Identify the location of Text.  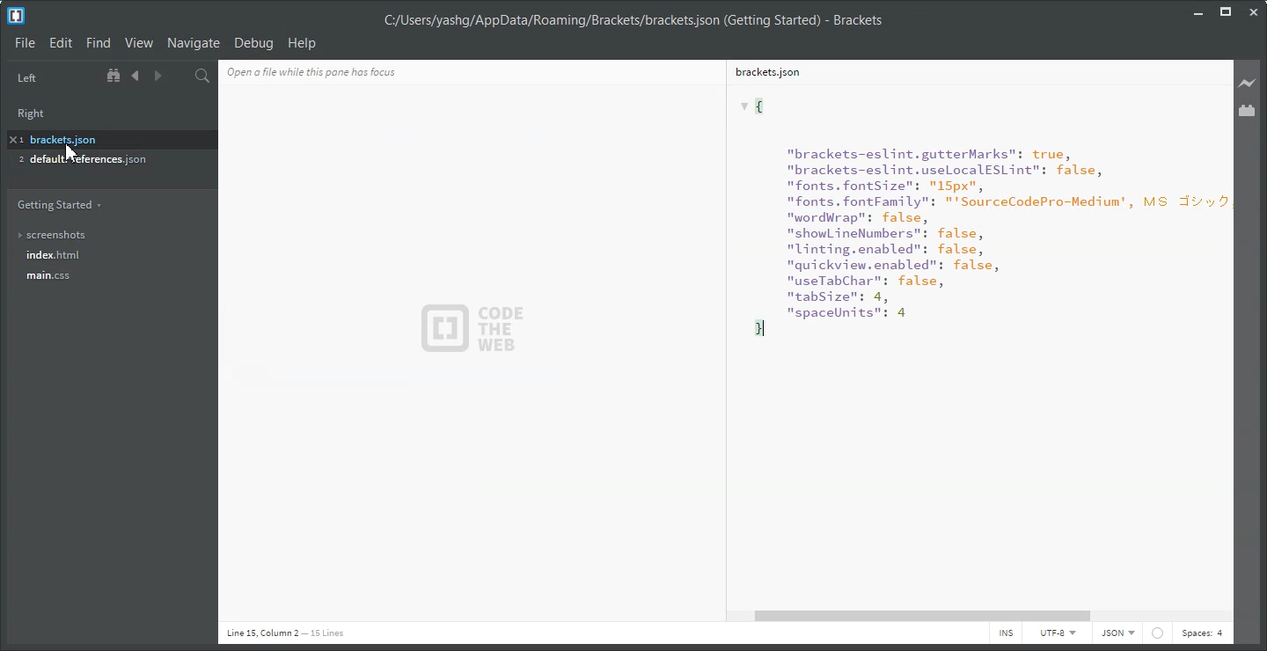
(285, 633).